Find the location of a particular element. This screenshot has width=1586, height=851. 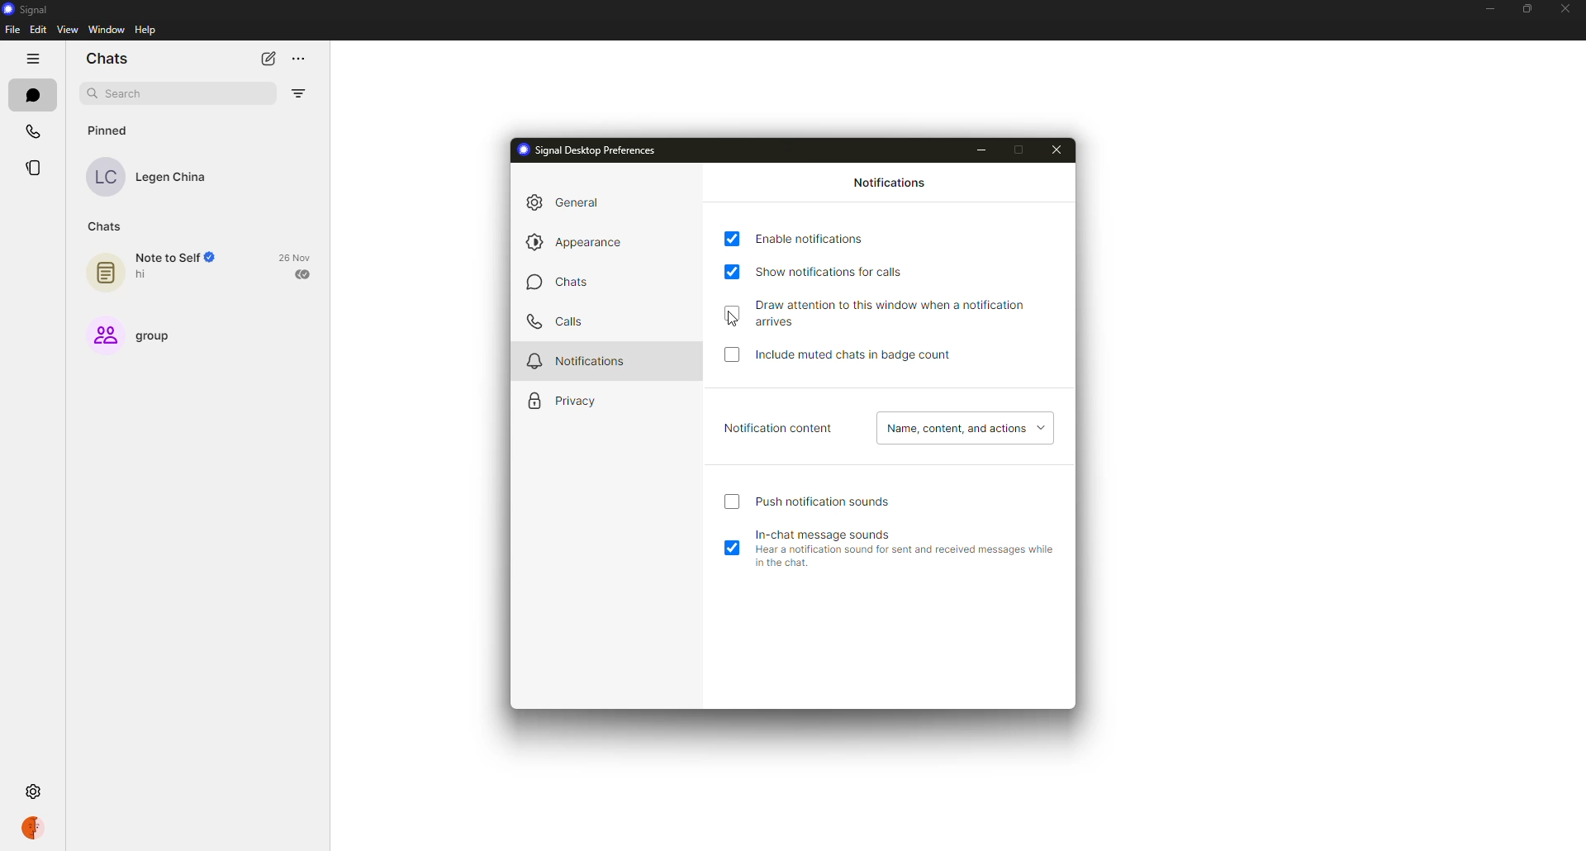

in-chat message sounds is located at coordinates (831, 532).